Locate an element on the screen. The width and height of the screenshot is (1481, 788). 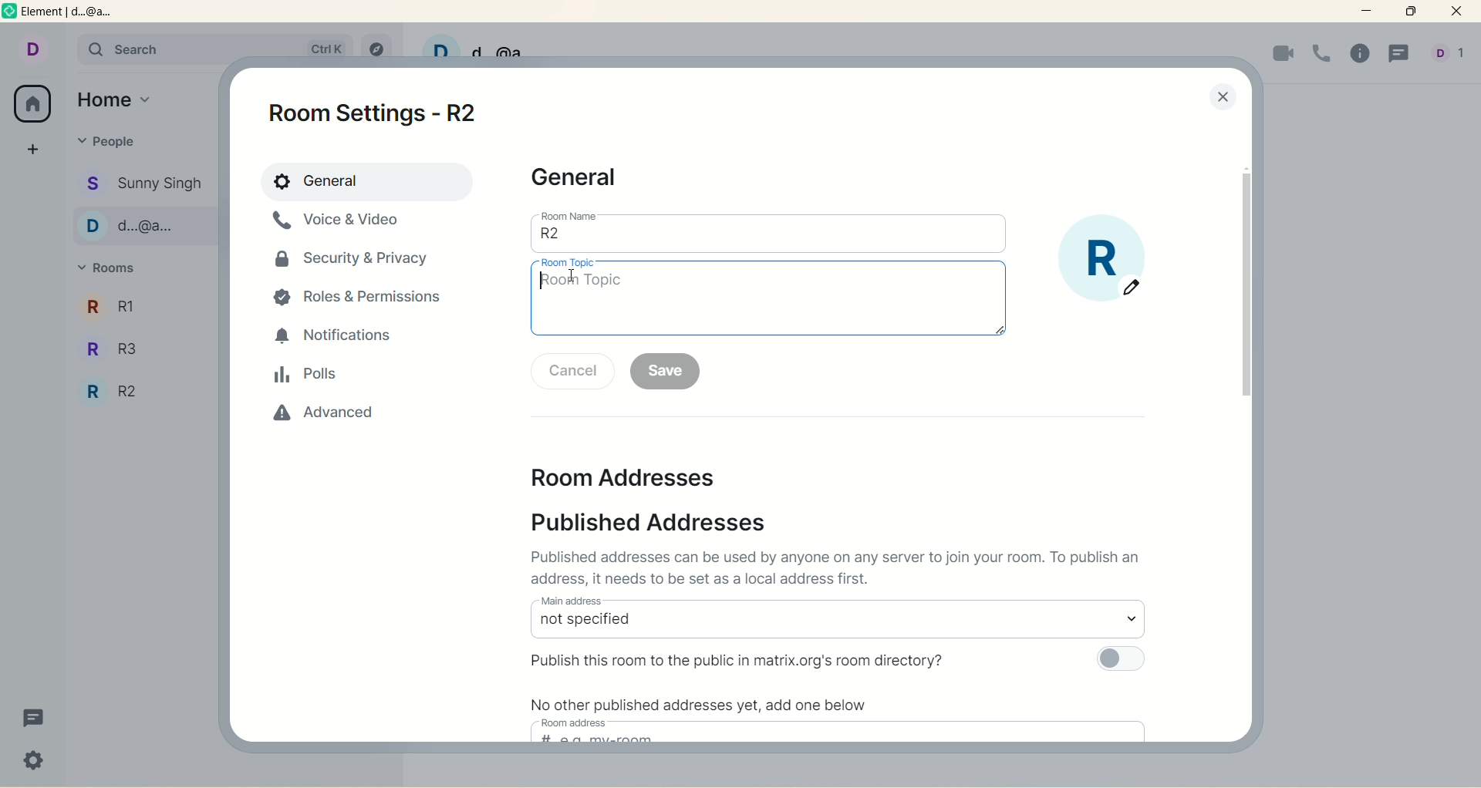
cancel is located at coordinates (573, 371).